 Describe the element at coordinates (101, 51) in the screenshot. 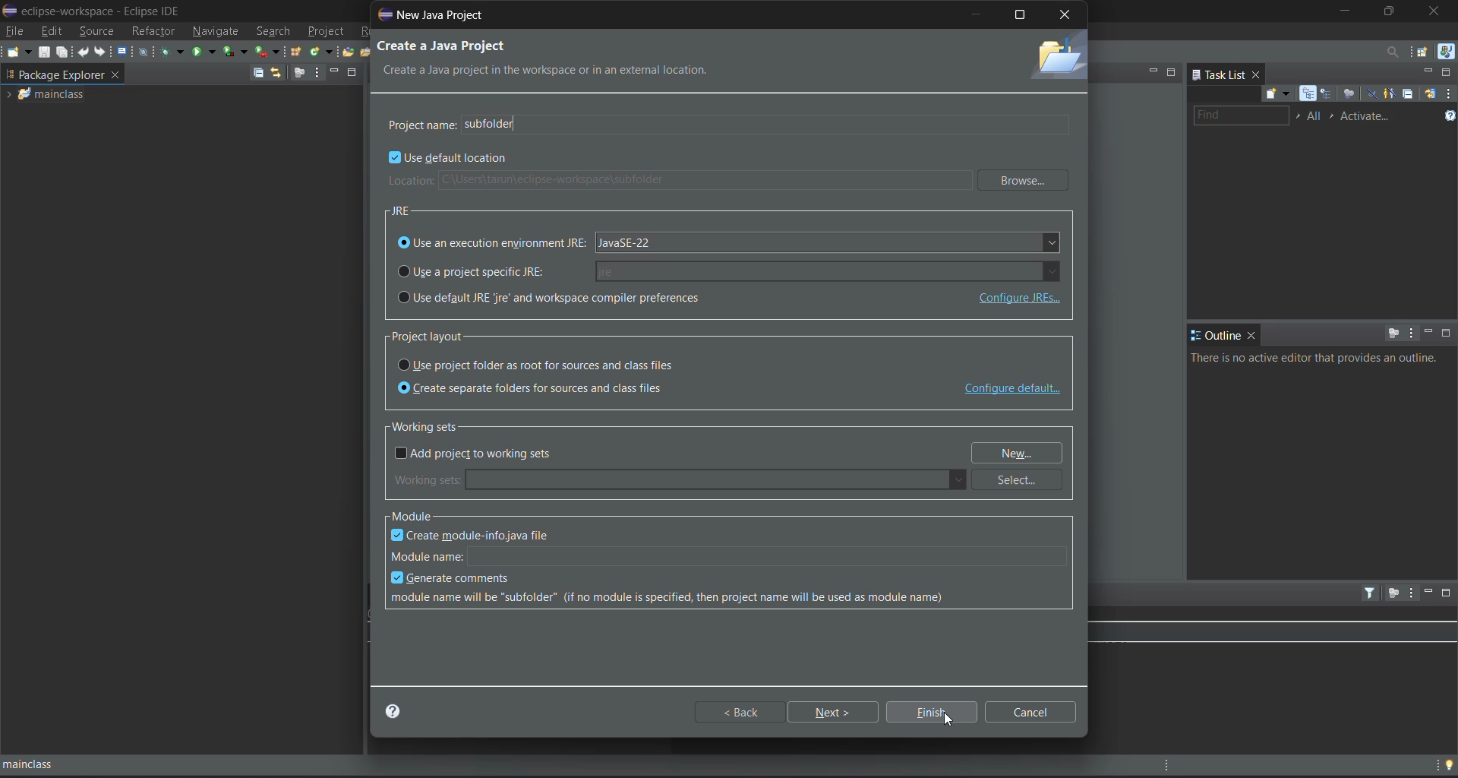

I see `redo` at that location.